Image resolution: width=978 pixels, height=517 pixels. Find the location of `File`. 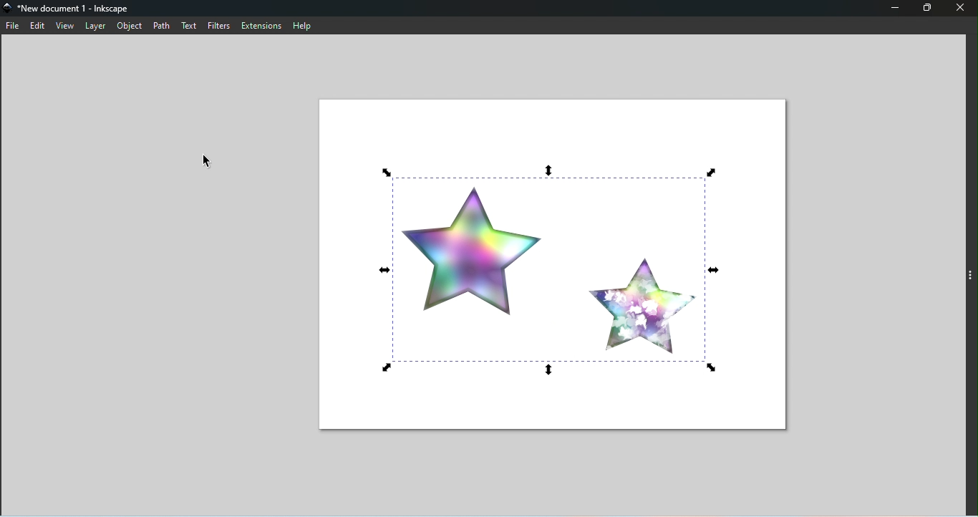

File is located at coordinates (12, 26).